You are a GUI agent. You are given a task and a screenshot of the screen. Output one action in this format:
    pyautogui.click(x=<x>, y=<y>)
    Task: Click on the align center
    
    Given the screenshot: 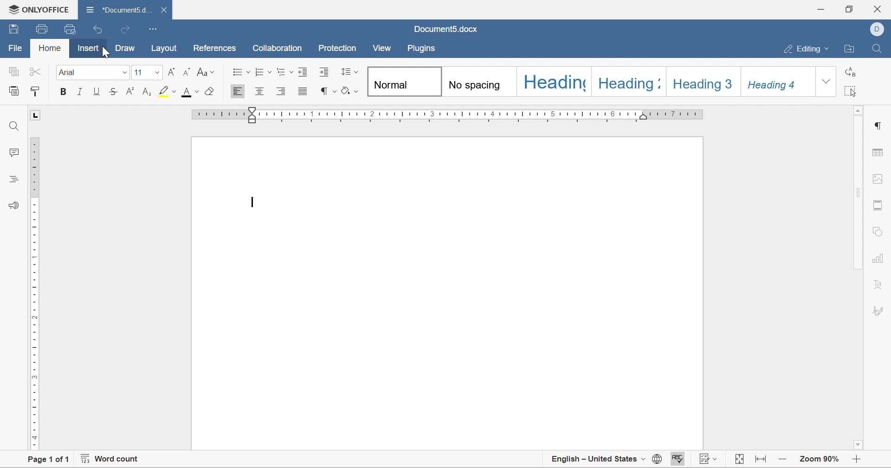 What is the action you would take?
    pyautogui.click(x=261, y=90)
    